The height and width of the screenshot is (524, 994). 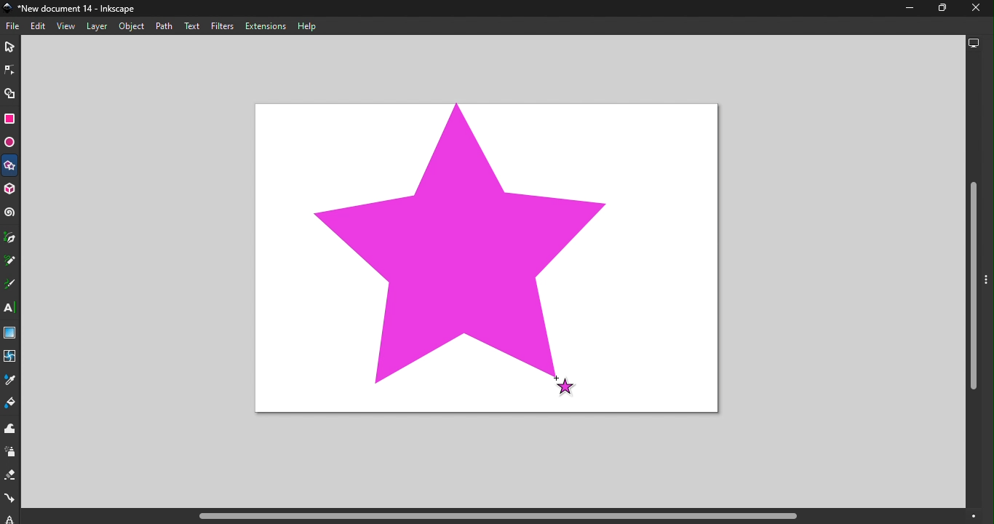 I want to click on Rectangle tool, so click(x=9, y=120).